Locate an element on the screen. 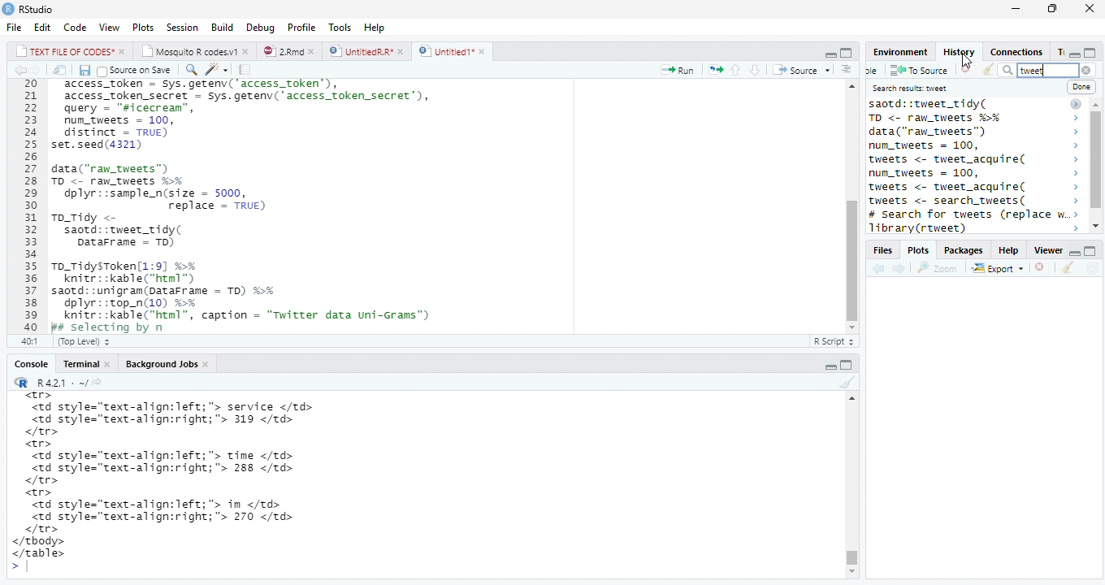  scrollbar is located at coordinates (851, 203).